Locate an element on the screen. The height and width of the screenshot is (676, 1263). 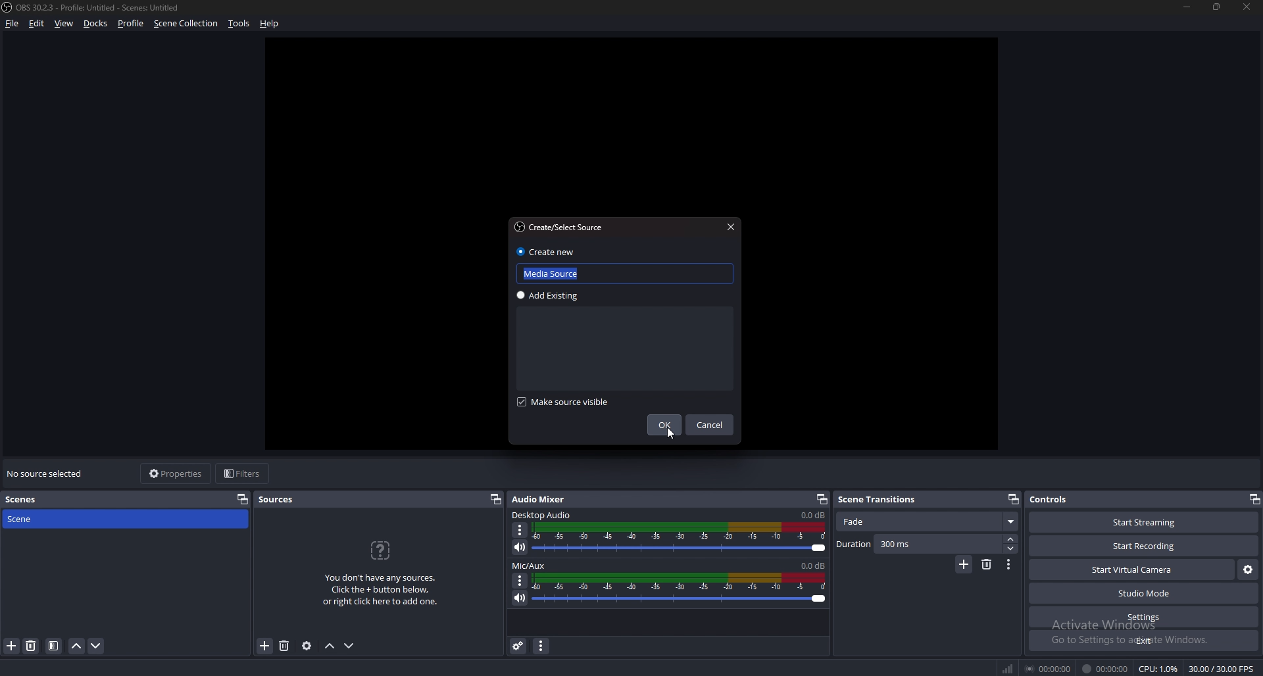
Add sources is located at coordinates (263, 645).